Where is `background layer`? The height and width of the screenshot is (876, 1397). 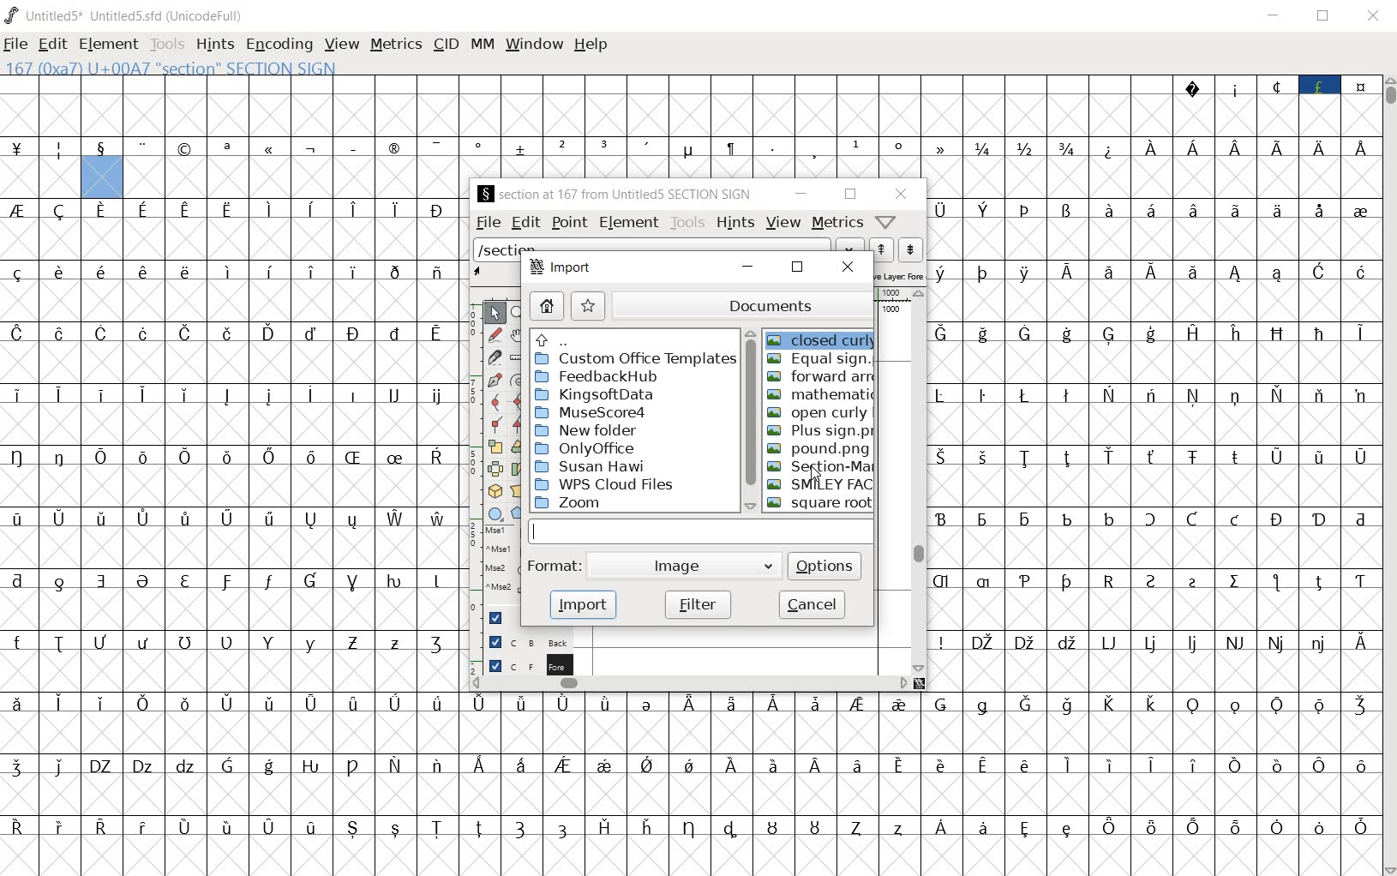
background layer is located at coordinates (531, 641).